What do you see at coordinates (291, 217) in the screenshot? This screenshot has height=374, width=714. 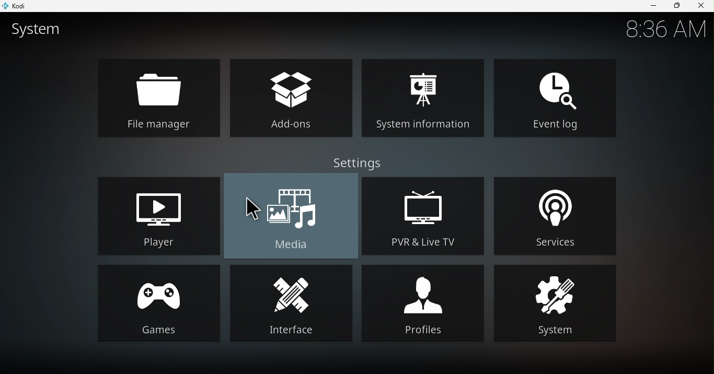 I see `Media` at bounding box center [291, 217].